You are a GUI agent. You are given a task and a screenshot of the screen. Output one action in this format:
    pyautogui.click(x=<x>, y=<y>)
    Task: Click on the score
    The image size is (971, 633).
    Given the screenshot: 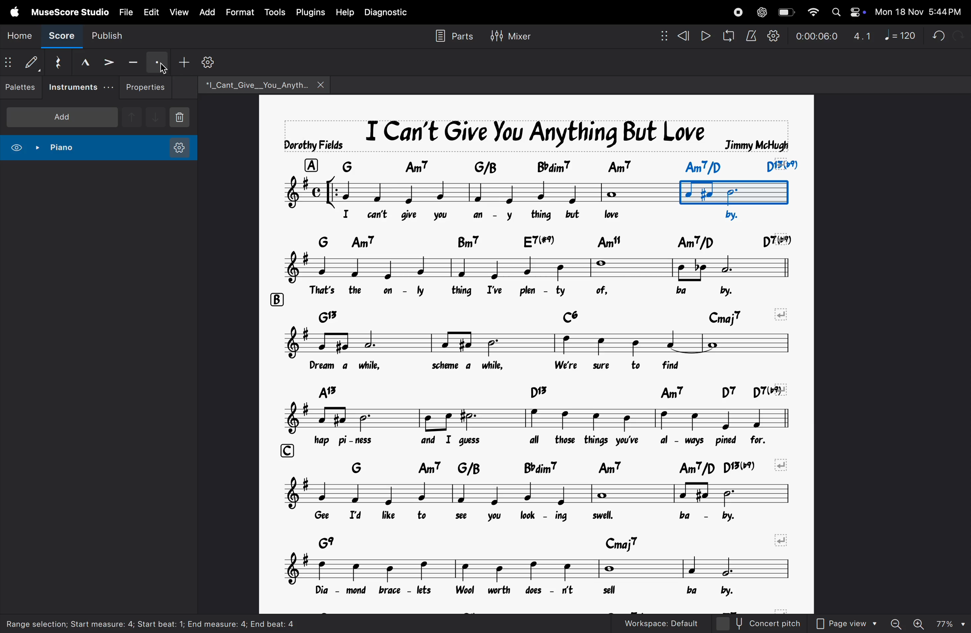 What is the action you would take?
    pyautogui.click(x=60, y=38)
    